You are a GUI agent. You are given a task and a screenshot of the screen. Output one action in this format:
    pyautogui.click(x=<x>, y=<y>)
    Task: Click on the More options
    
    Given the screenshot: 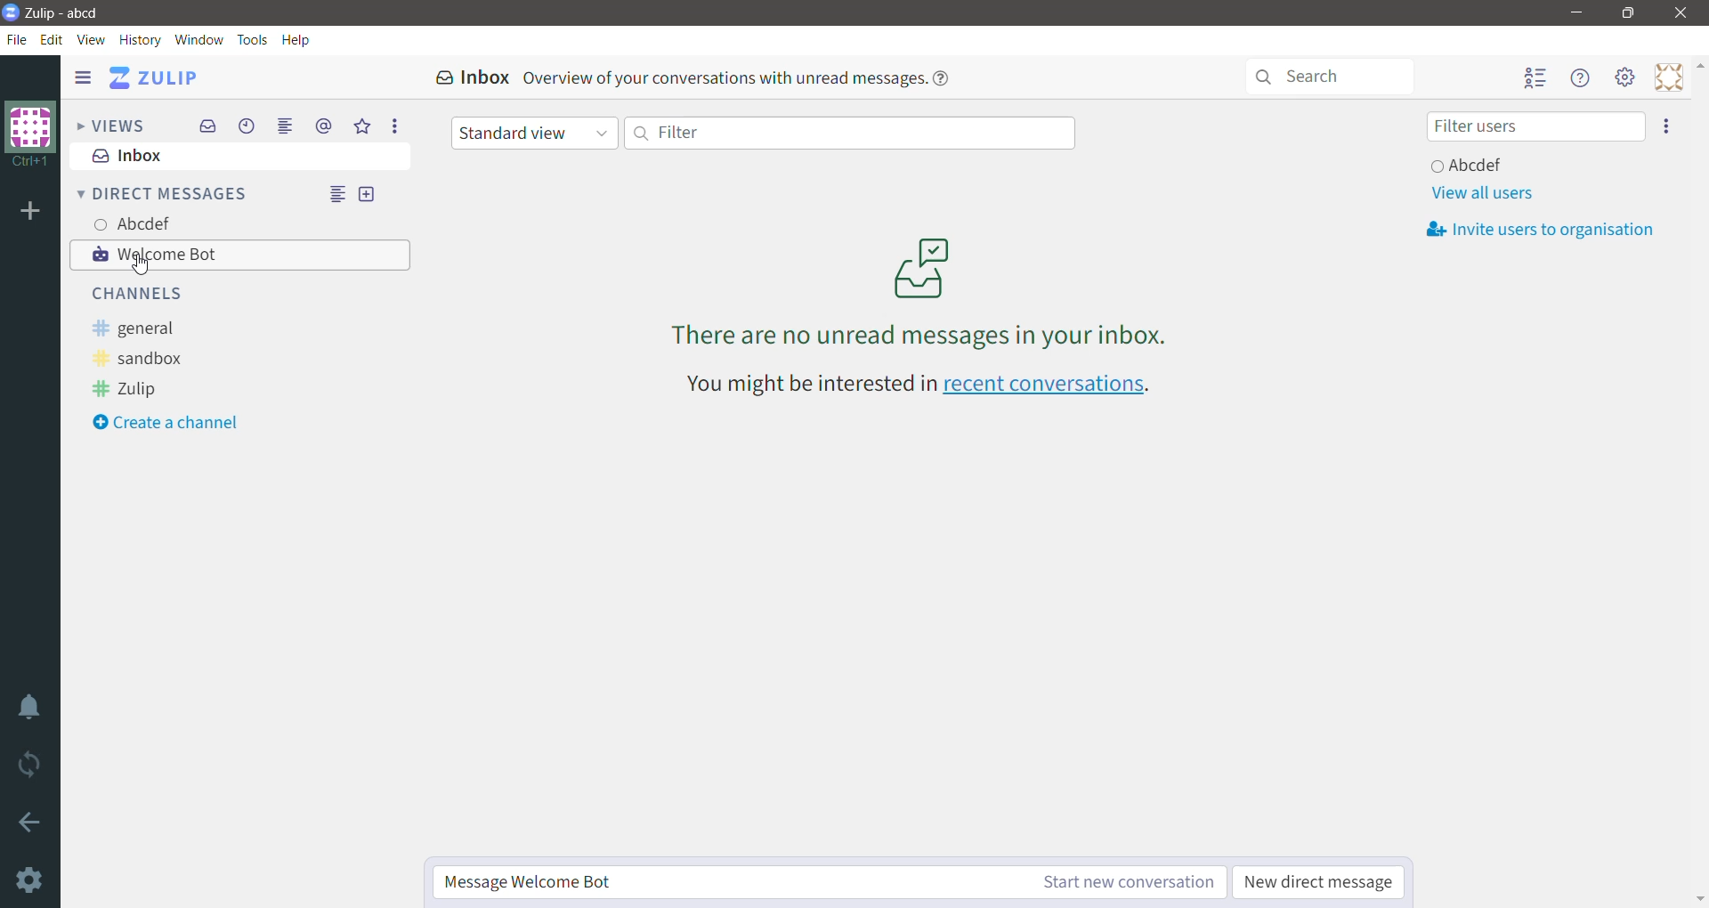 What is the action you would take?
    pyautogui.click(x=393, y=126)
    